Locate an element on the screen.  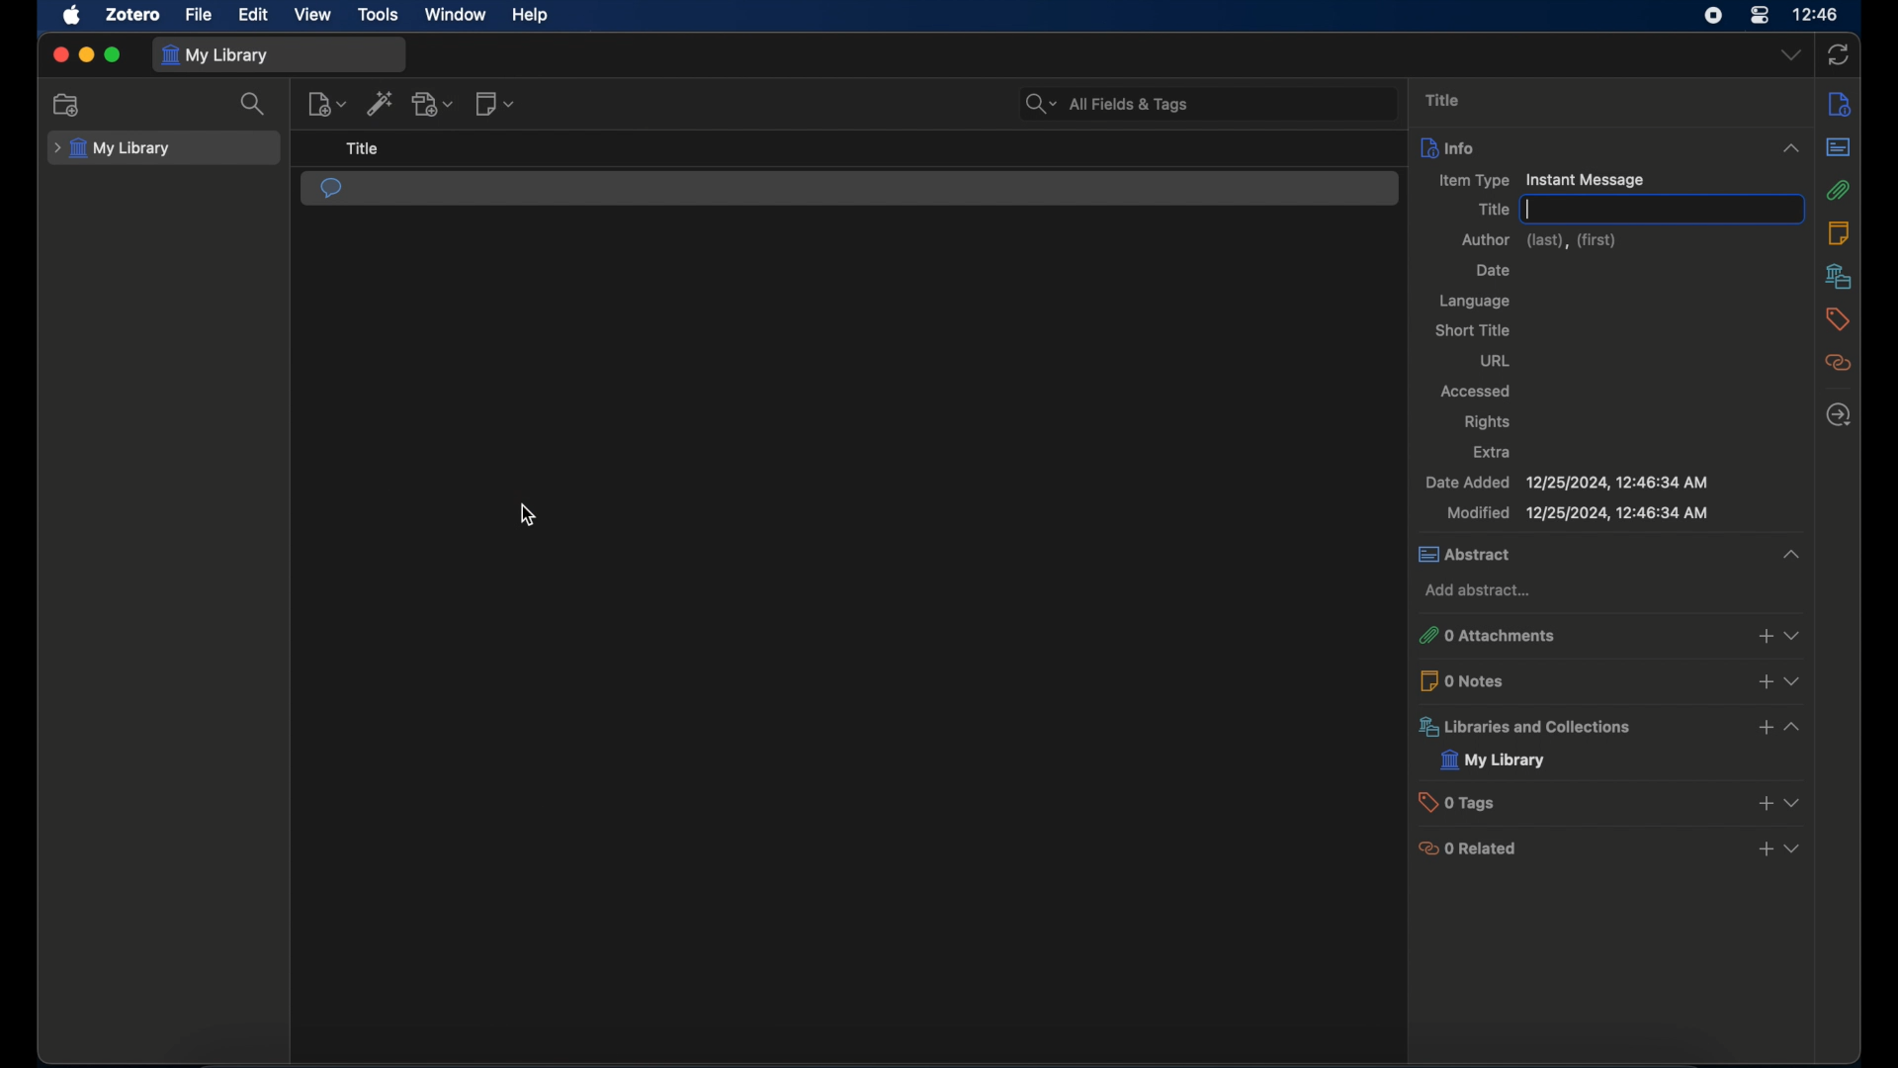
item type is located at coordinates (1538, 181).